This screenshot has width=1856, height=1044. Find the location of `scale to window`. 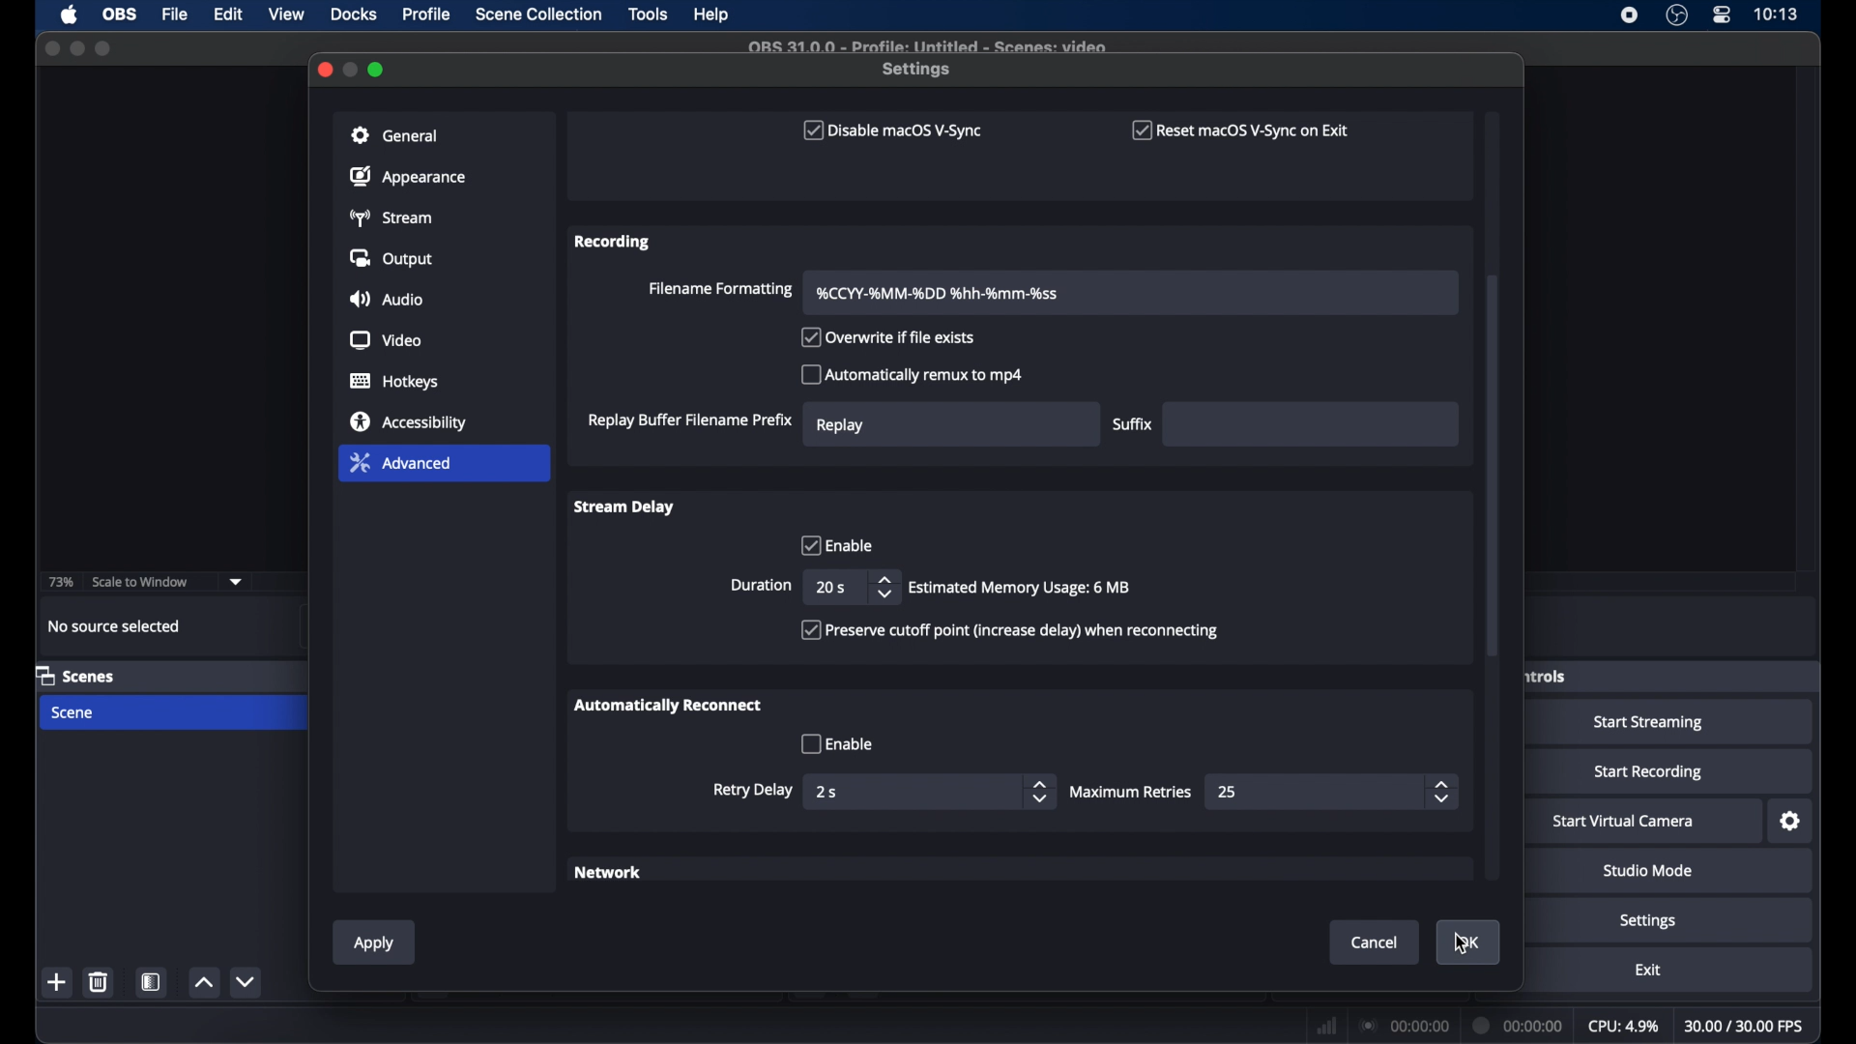

scale to window is located at coordinates (141, 581).